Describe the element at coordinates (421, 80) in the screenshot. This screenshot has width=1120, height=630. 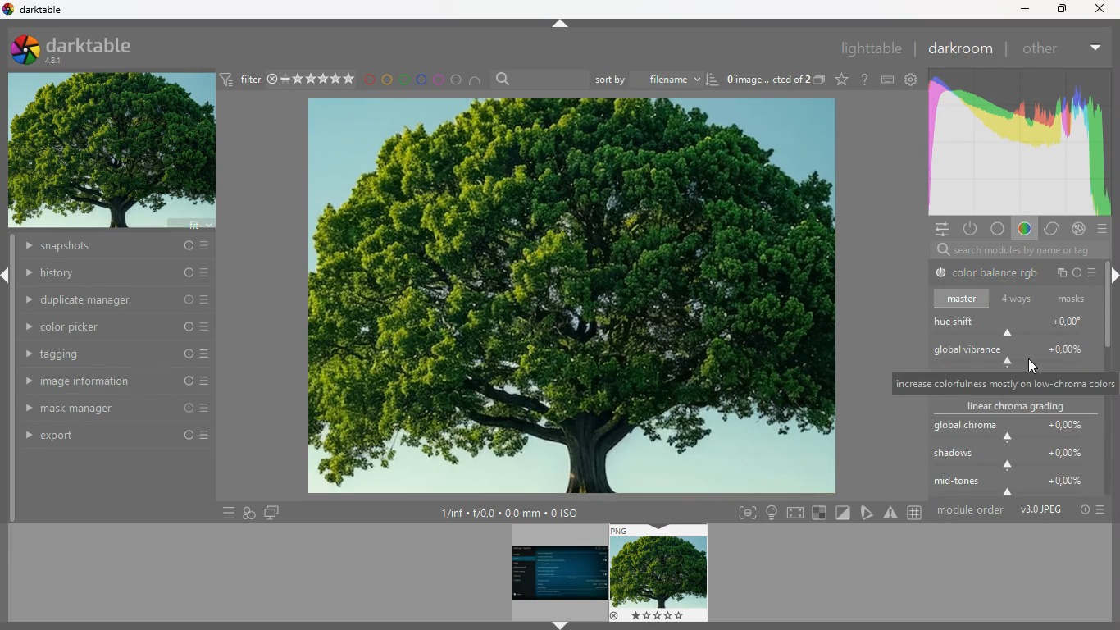
I see `blue` at that location.